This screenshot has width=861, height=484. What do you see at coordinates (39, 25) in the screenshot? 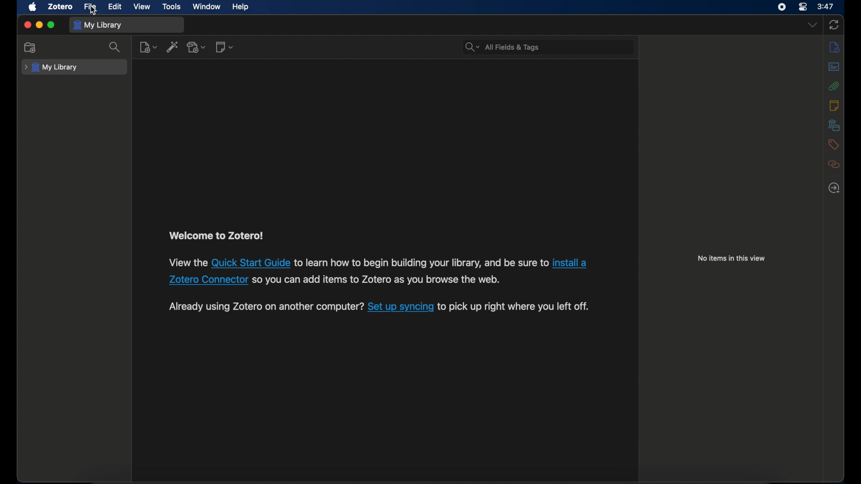
I see `minimize` at bounding box center [39, 25].